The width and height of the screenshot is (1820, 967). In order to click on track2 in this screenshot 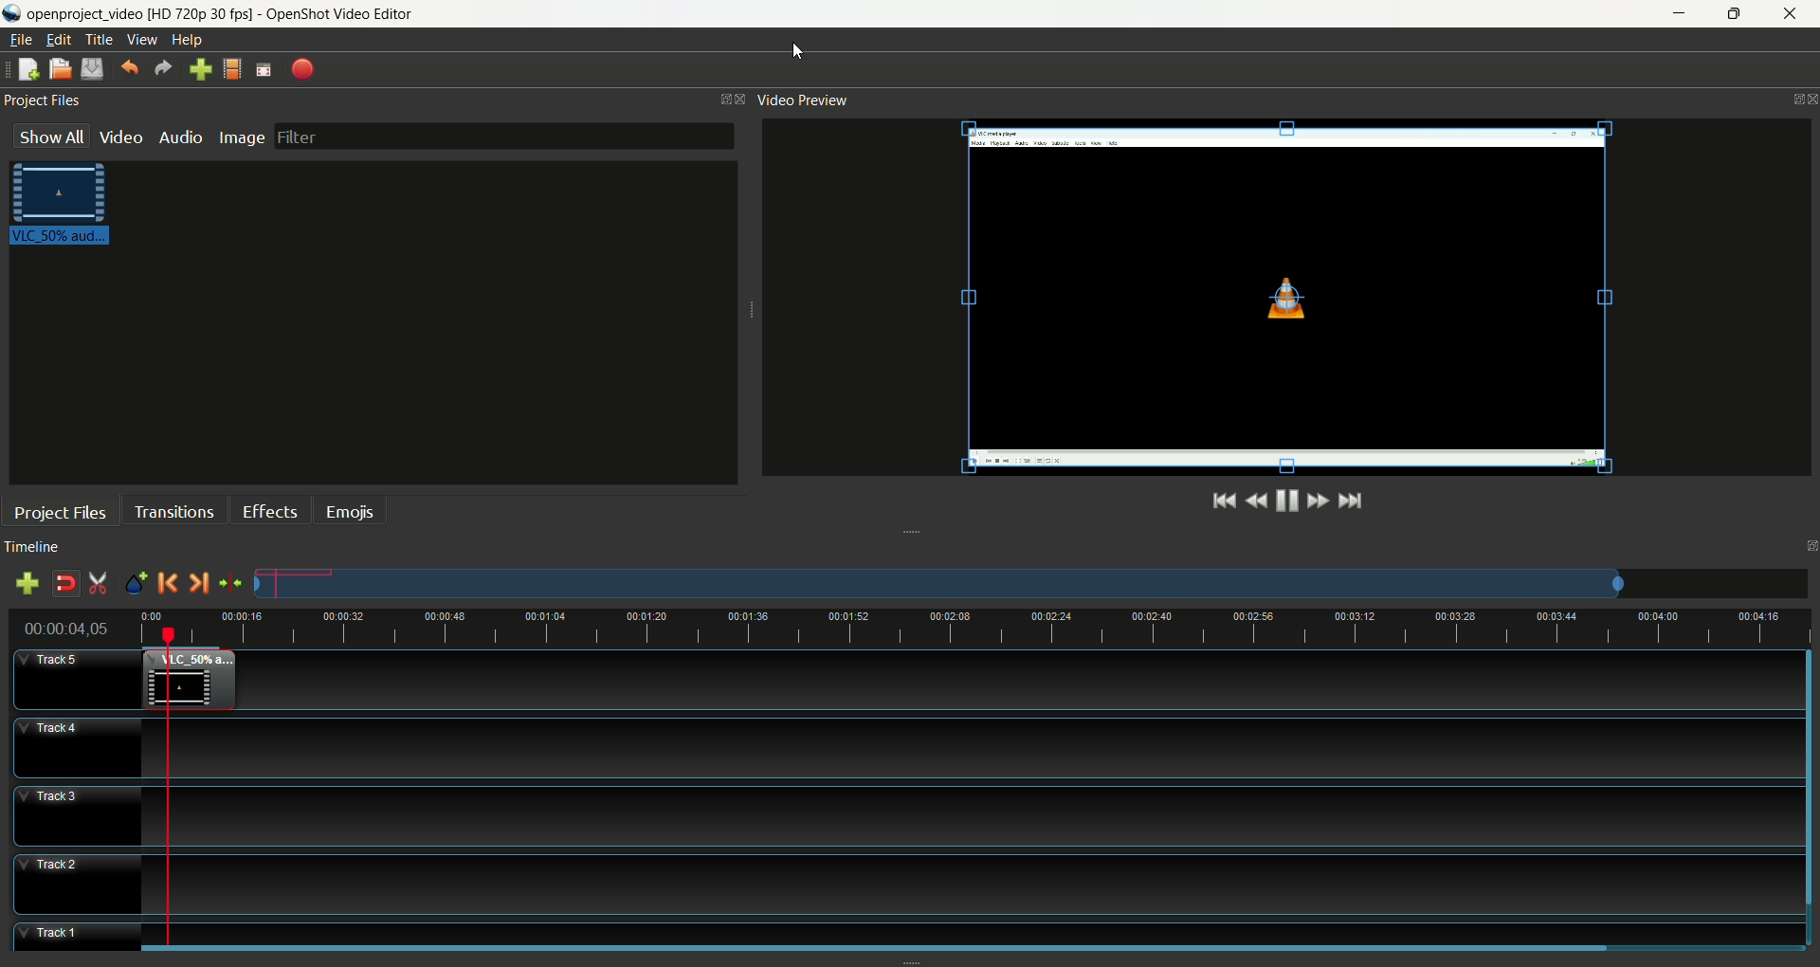, I will do `click(79, 885)`.